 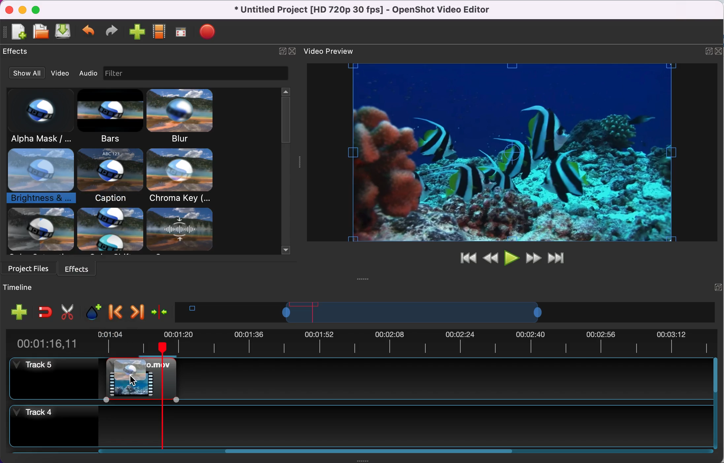 What do you see at coordinates (64, 32) in the screenshot?
I see `save file` at bounding box center [64, 32].